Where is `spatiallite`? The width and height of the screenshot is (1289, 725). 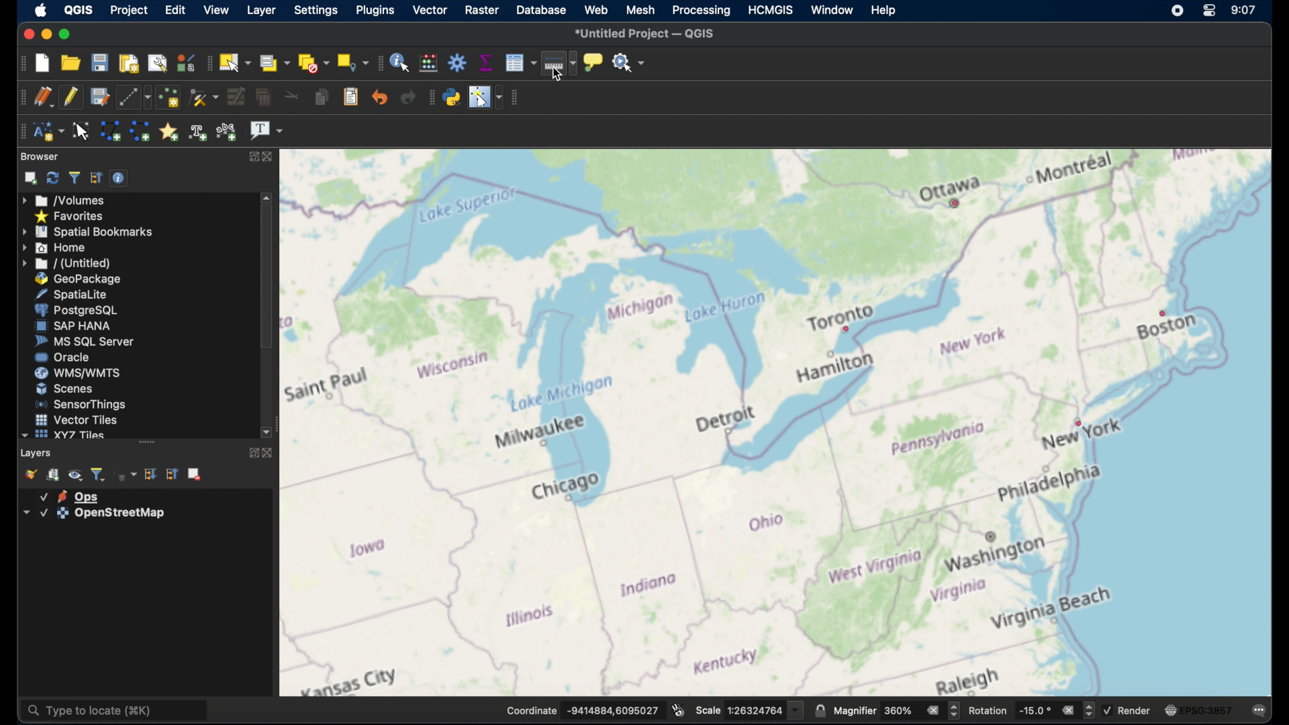 spatiallite is located at coordinates (82, 293).